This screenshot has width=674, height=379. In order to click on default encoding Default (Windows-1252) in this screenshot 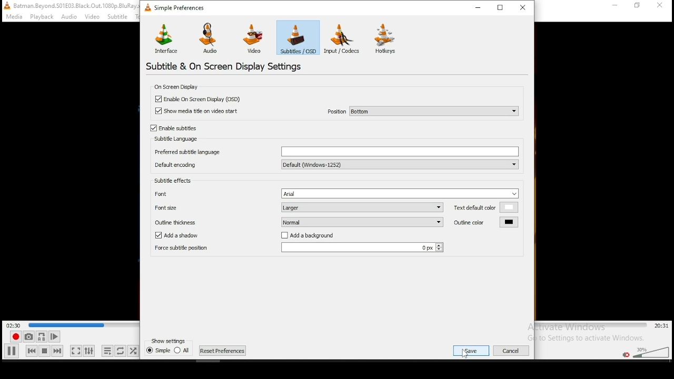, I will do `click(336, 164)`.